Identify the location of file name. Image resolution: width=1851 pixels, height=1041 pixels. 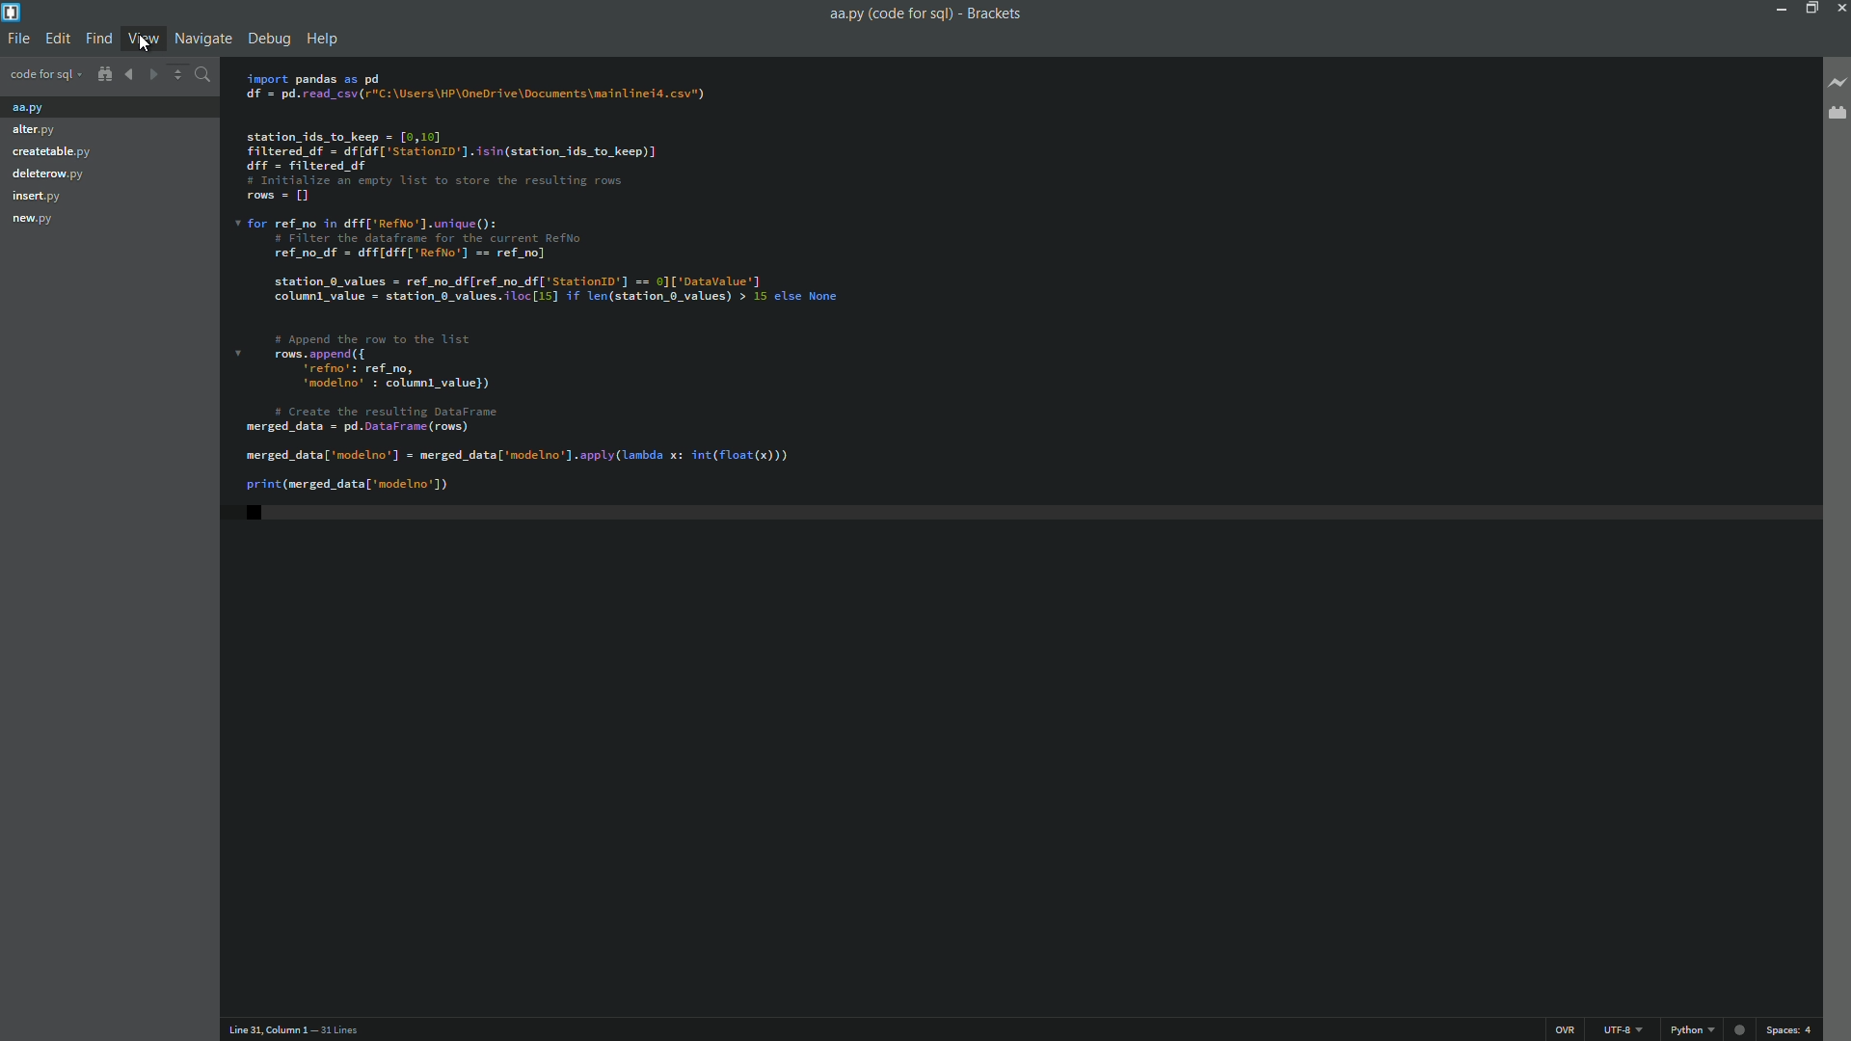
(891, 14).